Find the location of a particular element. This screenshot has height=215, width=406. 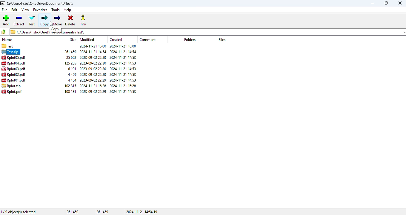

tools is located at coordinates (55, 10).